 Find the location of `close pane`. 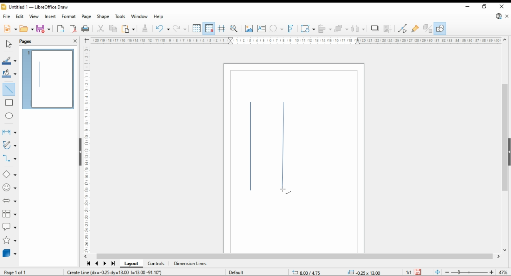

close pane is located at coordinates (75, 40).